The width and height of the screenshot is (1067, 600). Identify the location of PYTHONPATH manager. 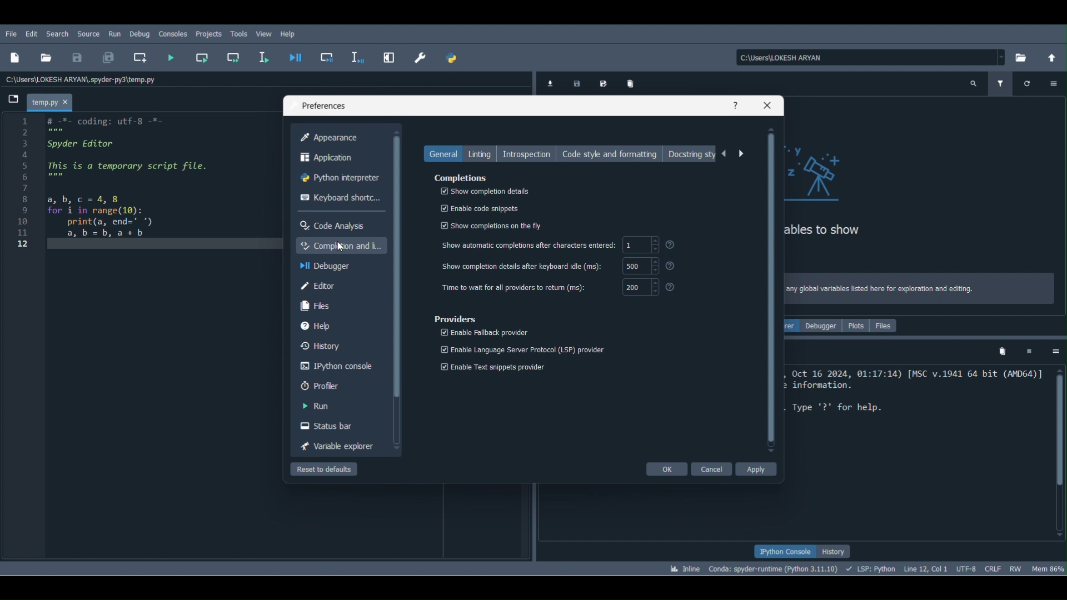
(457, 59).